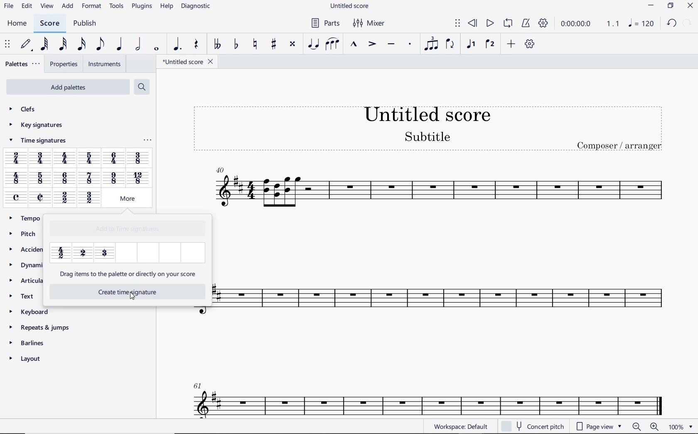 The height and width of the screenshot is (434, 698). Describe the element at coordinates (37, 142) in the screenshot. I see `TIME SIGNATURES` at that location.